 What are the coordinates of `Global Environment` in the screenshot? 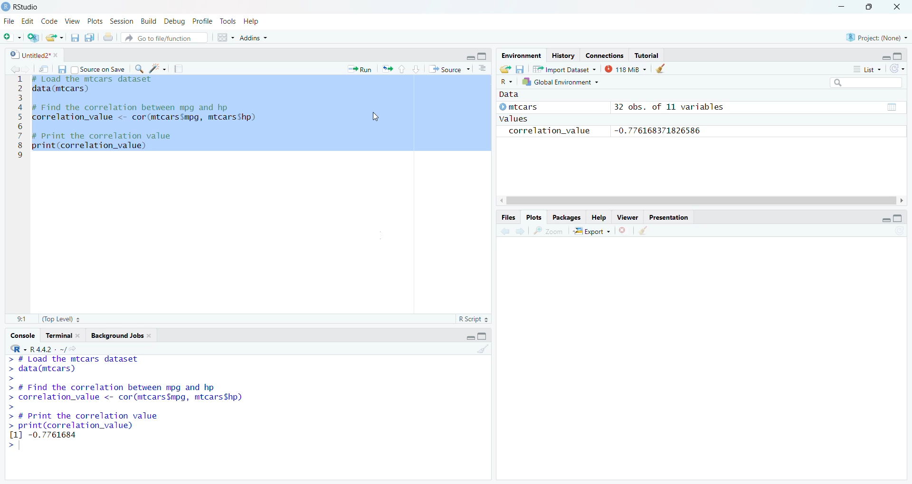 It's located at (560, 83).